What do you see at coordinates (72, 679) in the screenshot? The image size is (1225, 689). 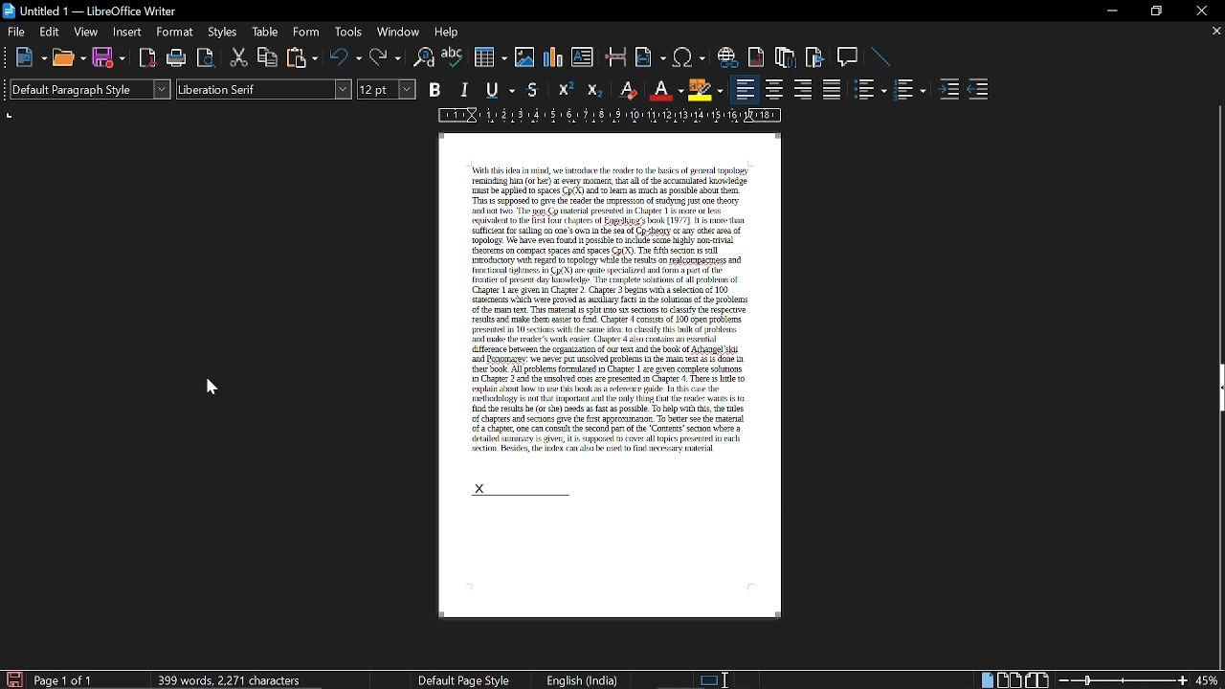 I see ` page 1 of 1` at bounding box center [72, 679].